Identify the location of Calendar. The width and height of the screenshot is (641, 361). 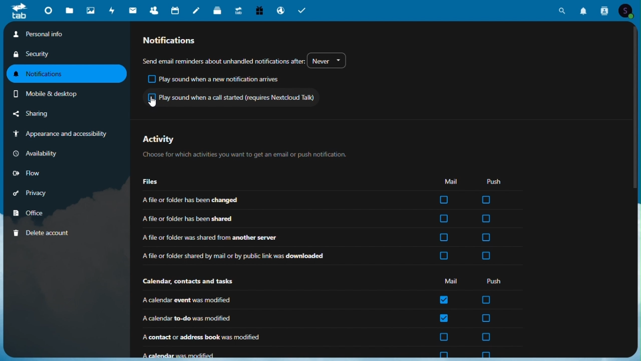
(177, 10).